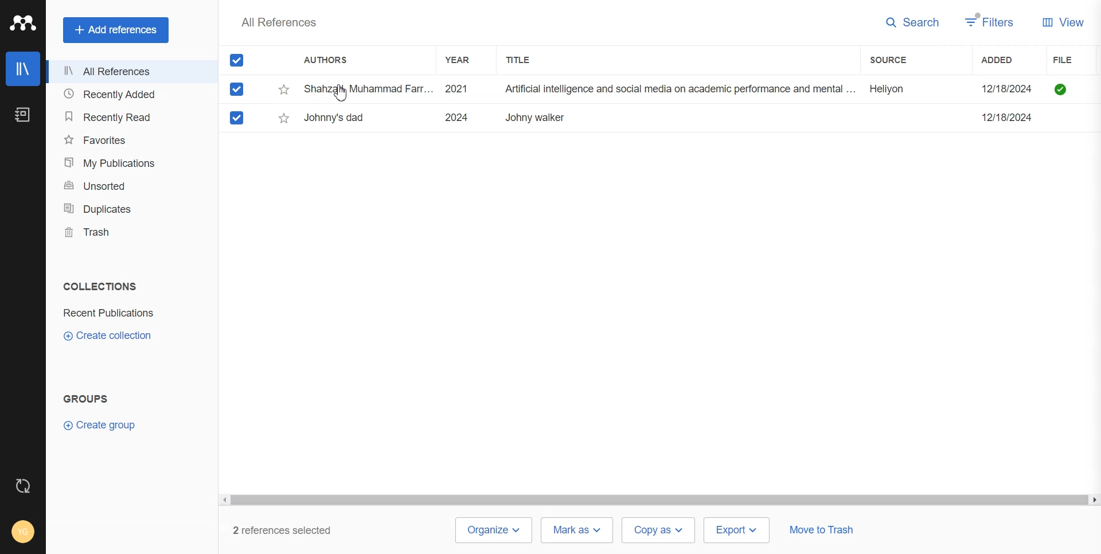 The width and height of the screenshot is (1101, 554). What do you see at coordinates (1076, 60) in the screenshot?
I see `File` at bounding box center [1076, 60].